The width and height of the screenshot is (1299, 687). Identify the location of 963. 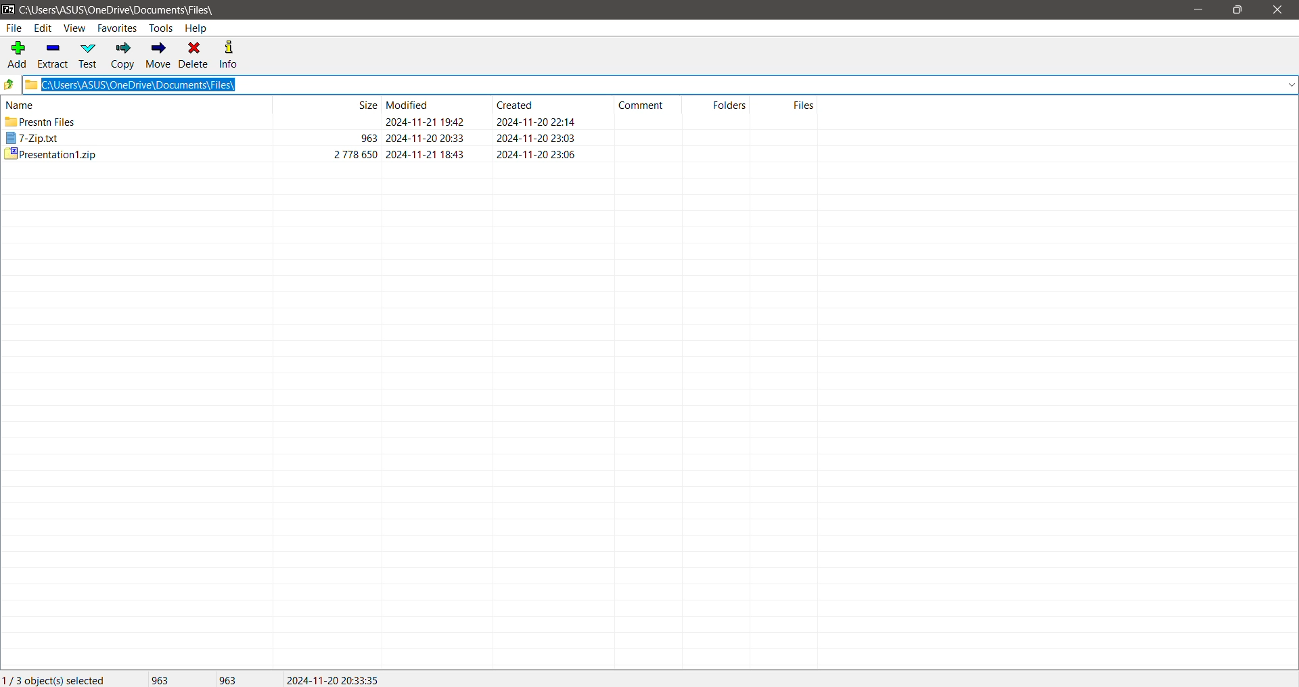
(368, 138).